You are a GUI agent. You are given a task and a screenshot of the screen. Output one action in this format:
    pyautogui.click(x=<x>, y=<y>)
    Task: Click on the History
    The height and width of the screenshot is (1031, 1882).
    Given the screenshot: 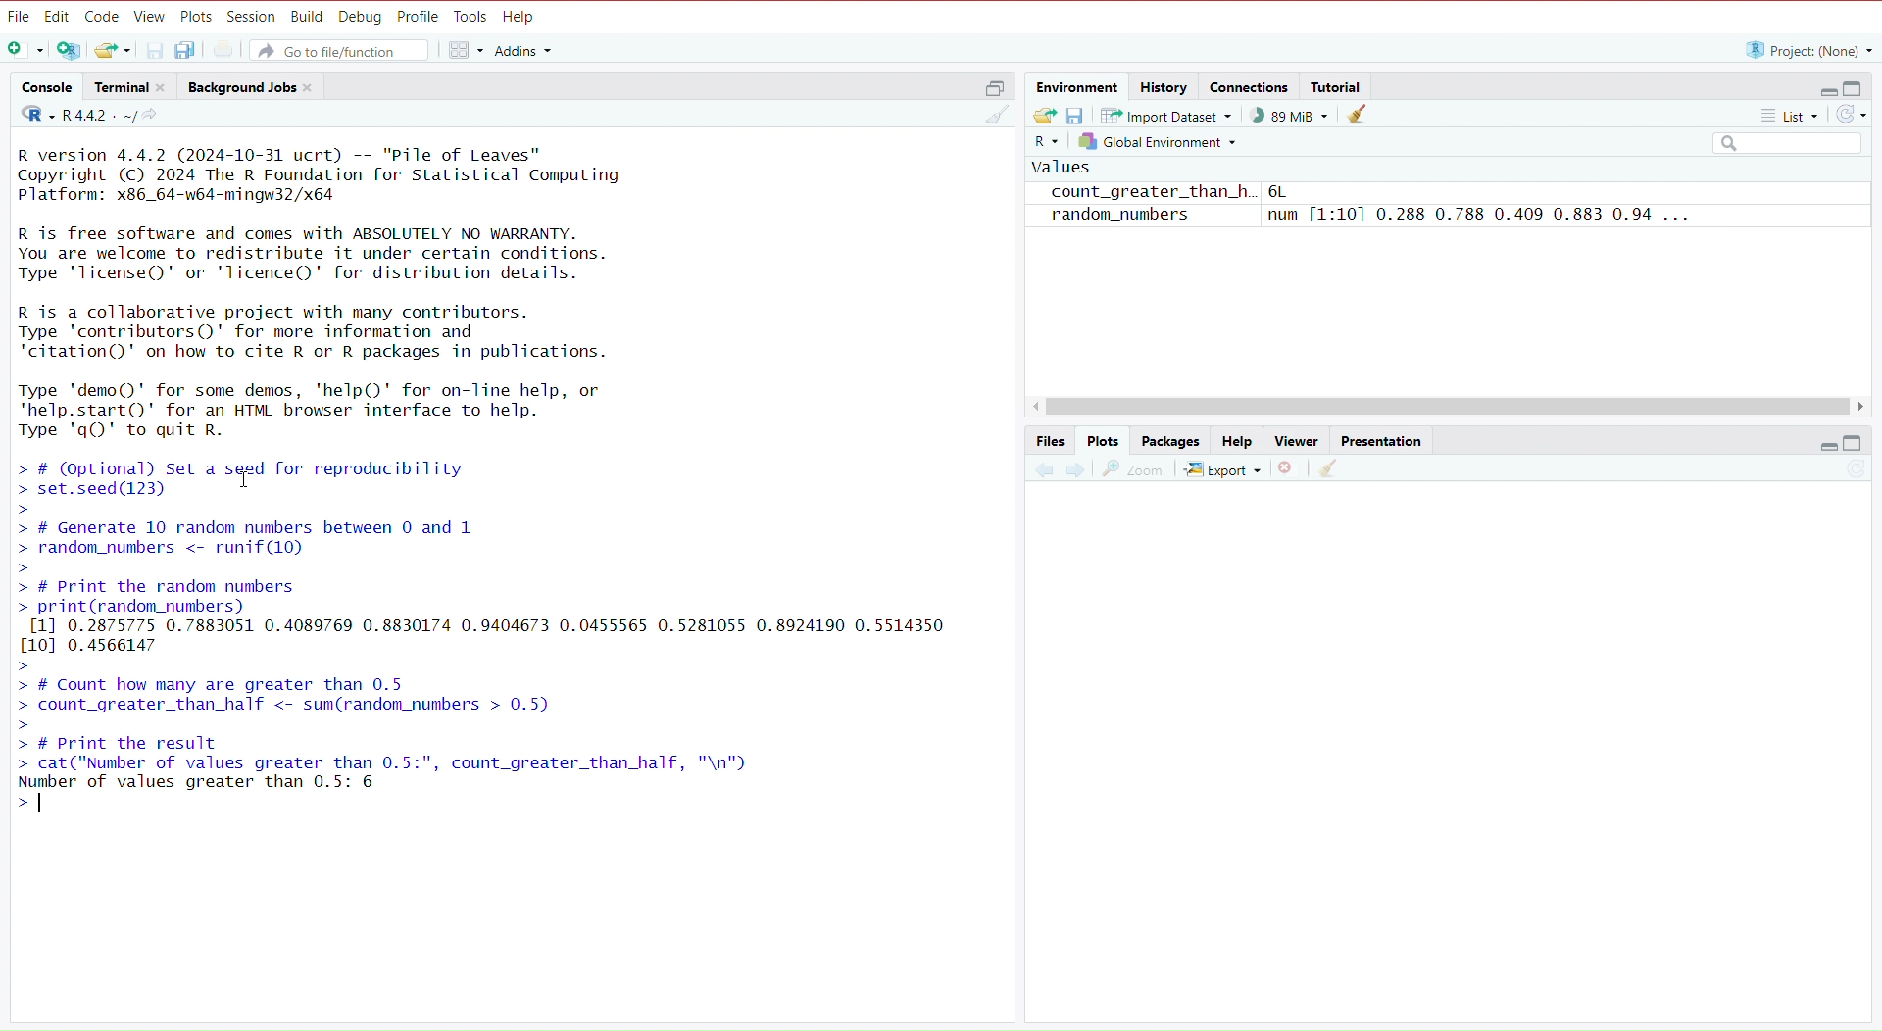 What is the action you would take?
    pyautogui.click(x=1164, y=85)
    